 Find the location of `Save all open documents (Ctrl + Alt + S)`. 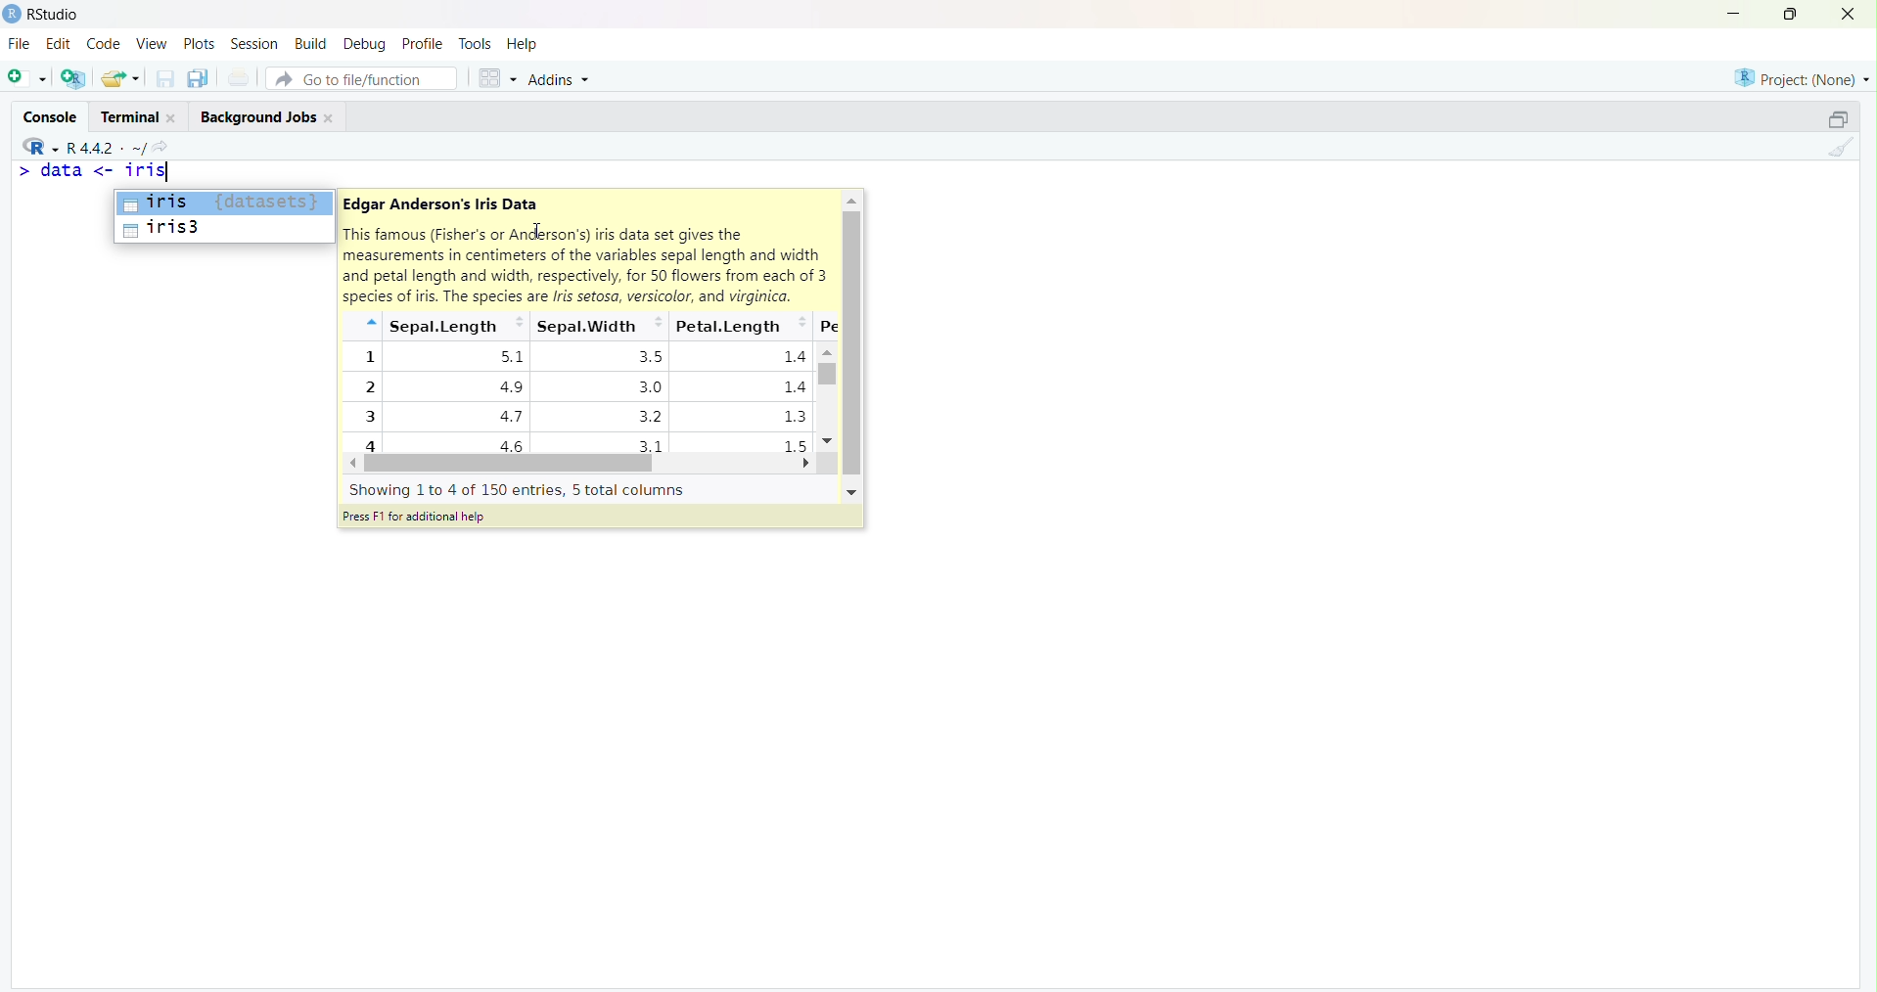

Save all open documents (Ctrl + Alt + S) is located at coordinates (196, 75).